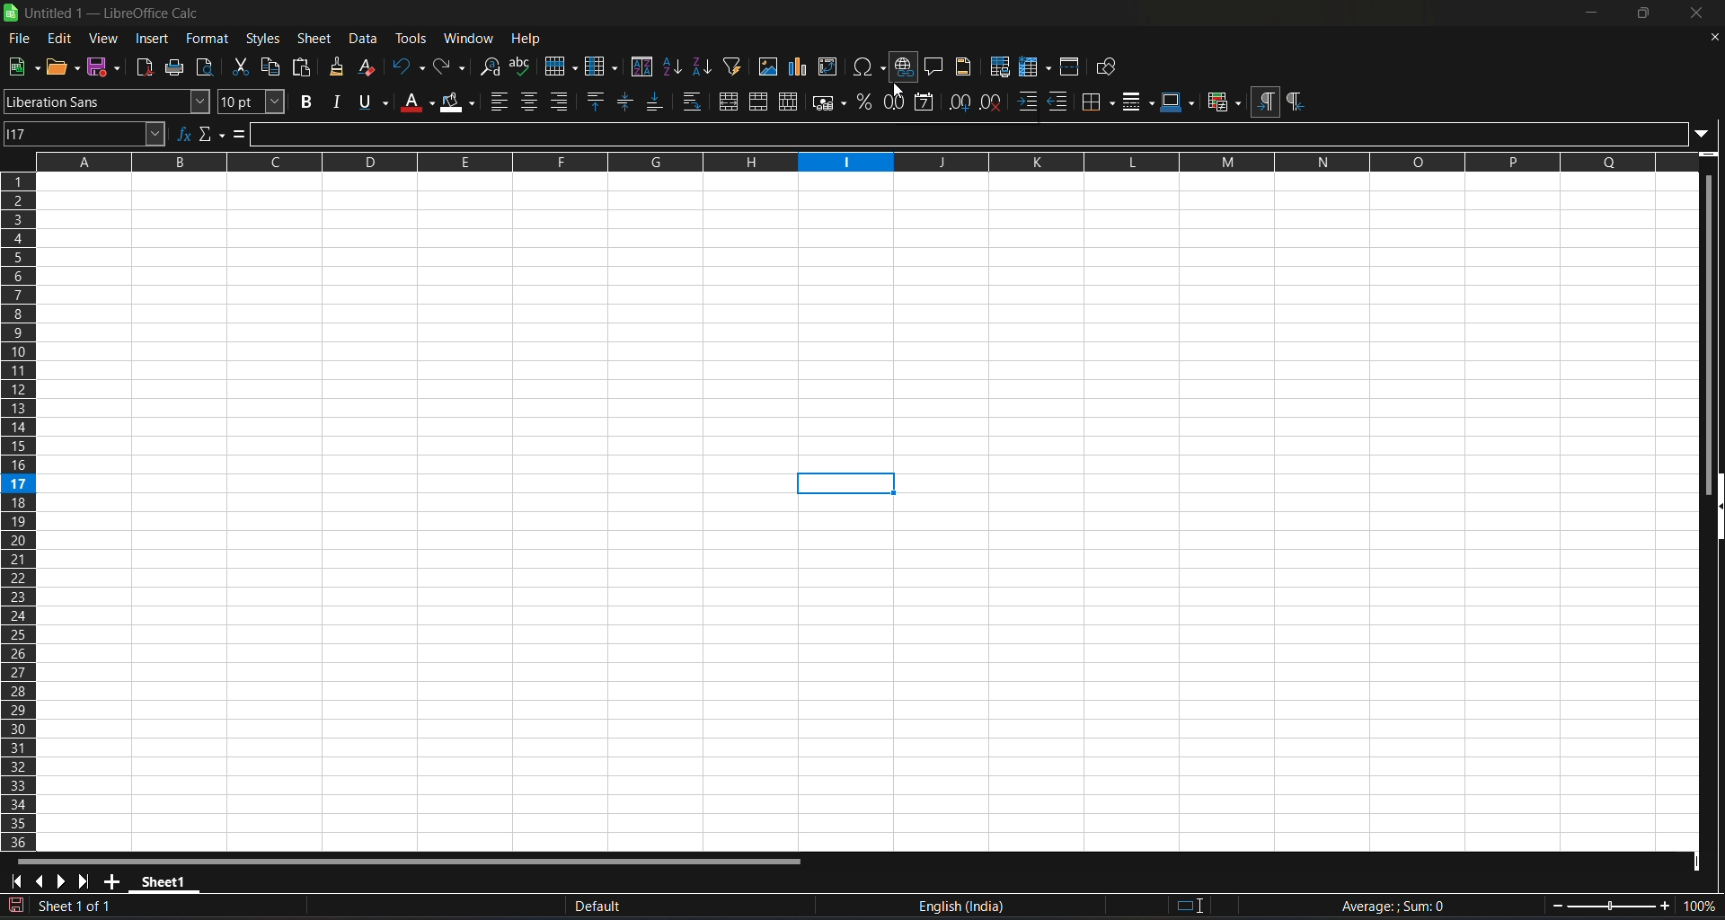  I want to click on redo, so click(452, 66).